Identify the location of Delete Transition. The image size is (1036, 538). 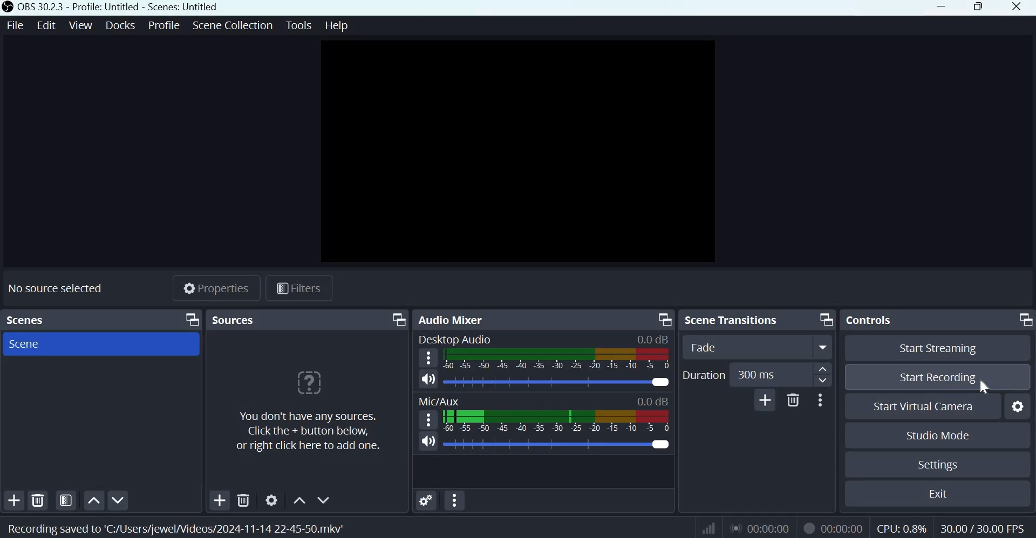
(793, 400).